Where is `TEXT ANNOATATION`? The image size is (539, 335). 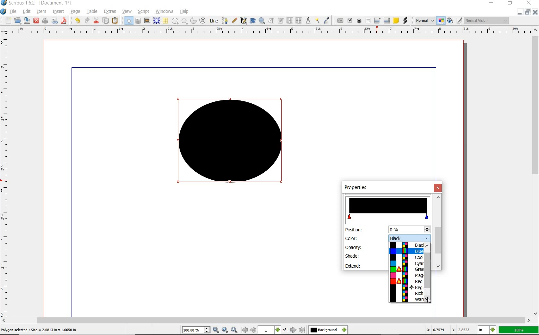 TEXT ANNOATATION is located at coordinates (396, 20).